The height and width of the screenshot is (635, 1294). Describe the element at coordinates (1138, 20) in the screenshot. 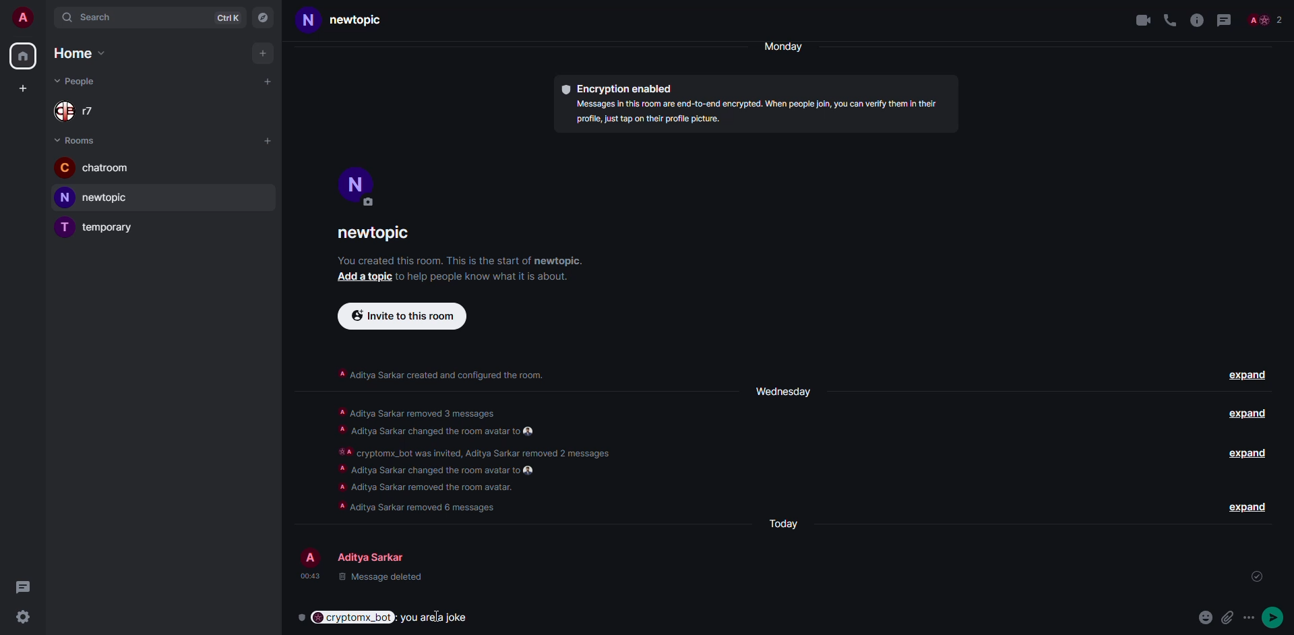

I see `video` at that location.